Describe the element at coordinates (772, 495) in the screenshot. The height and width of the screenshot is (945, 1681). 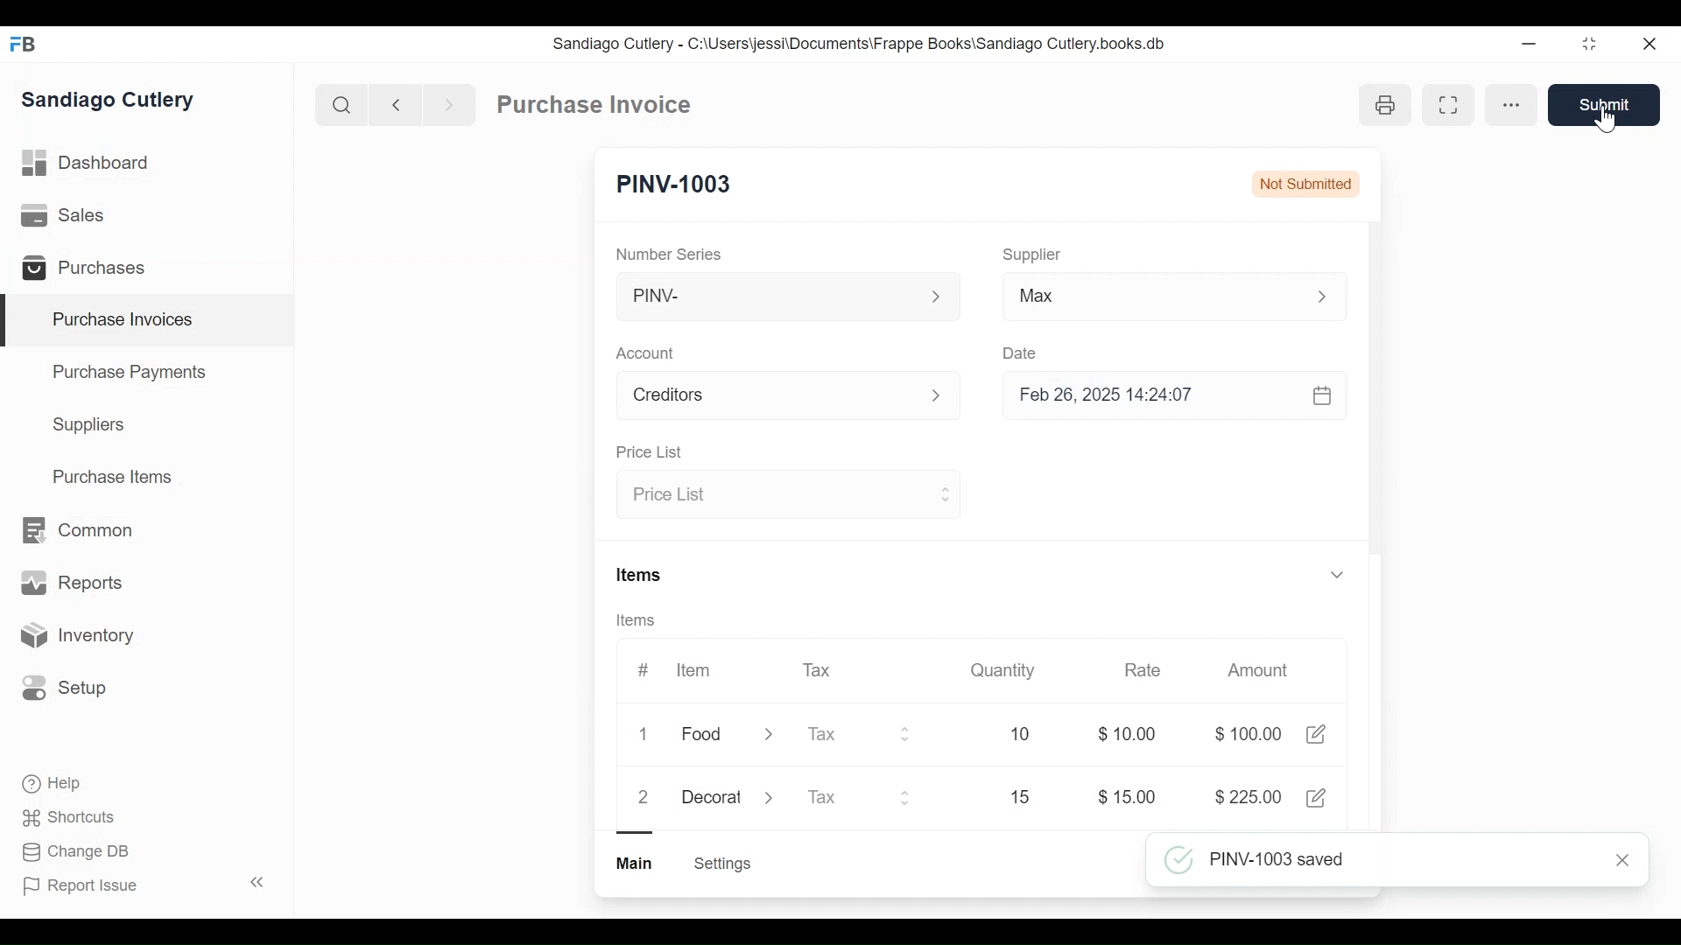
I see `Price List` at that location.